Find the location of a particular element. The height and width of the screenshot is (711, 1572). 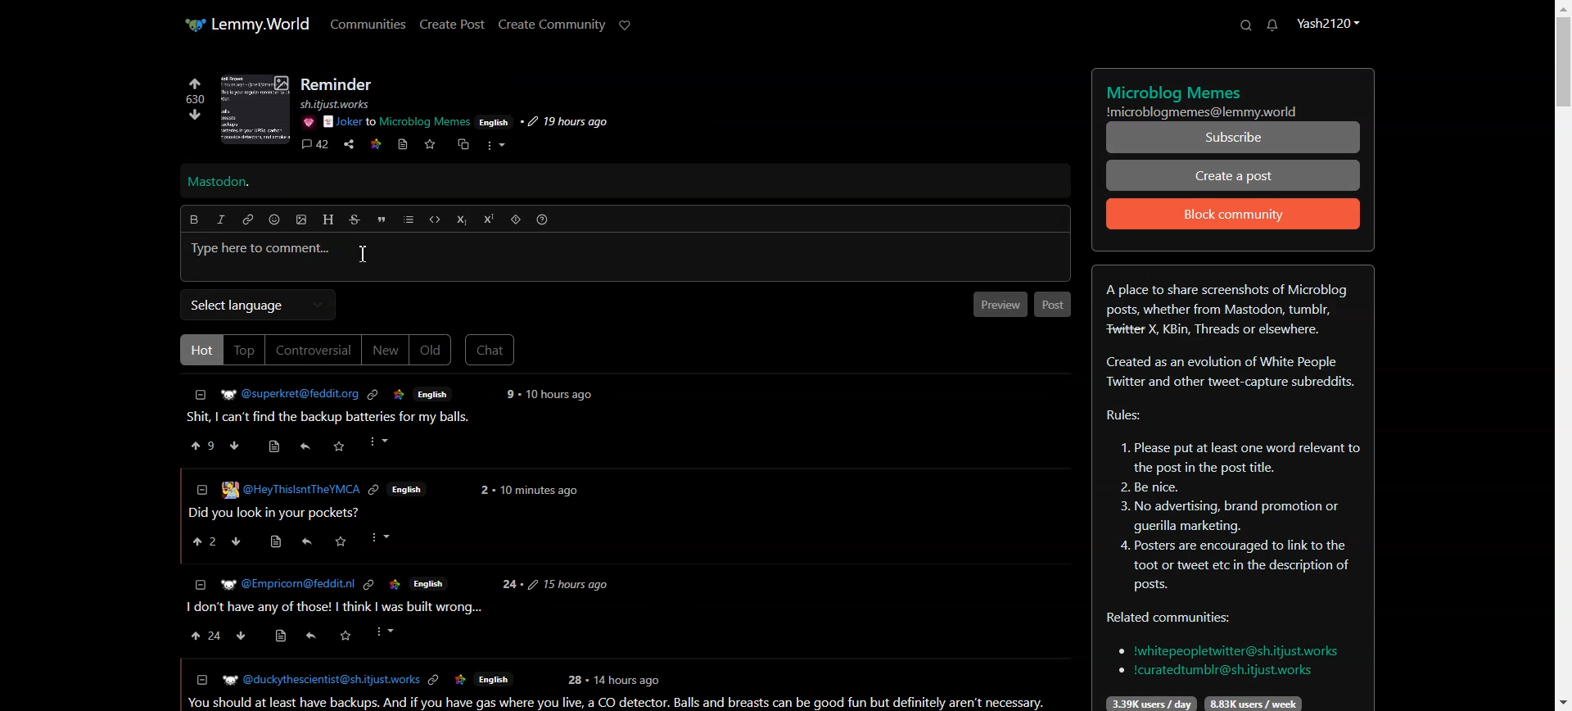

=) is located at coordinates (278, 444).